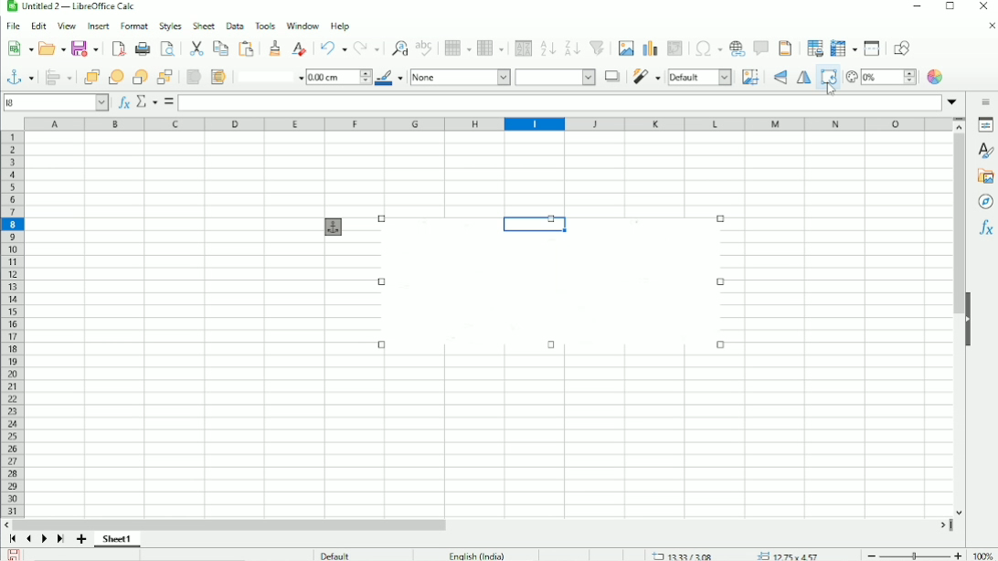  I want to click on Shadow, so click(612, 77).